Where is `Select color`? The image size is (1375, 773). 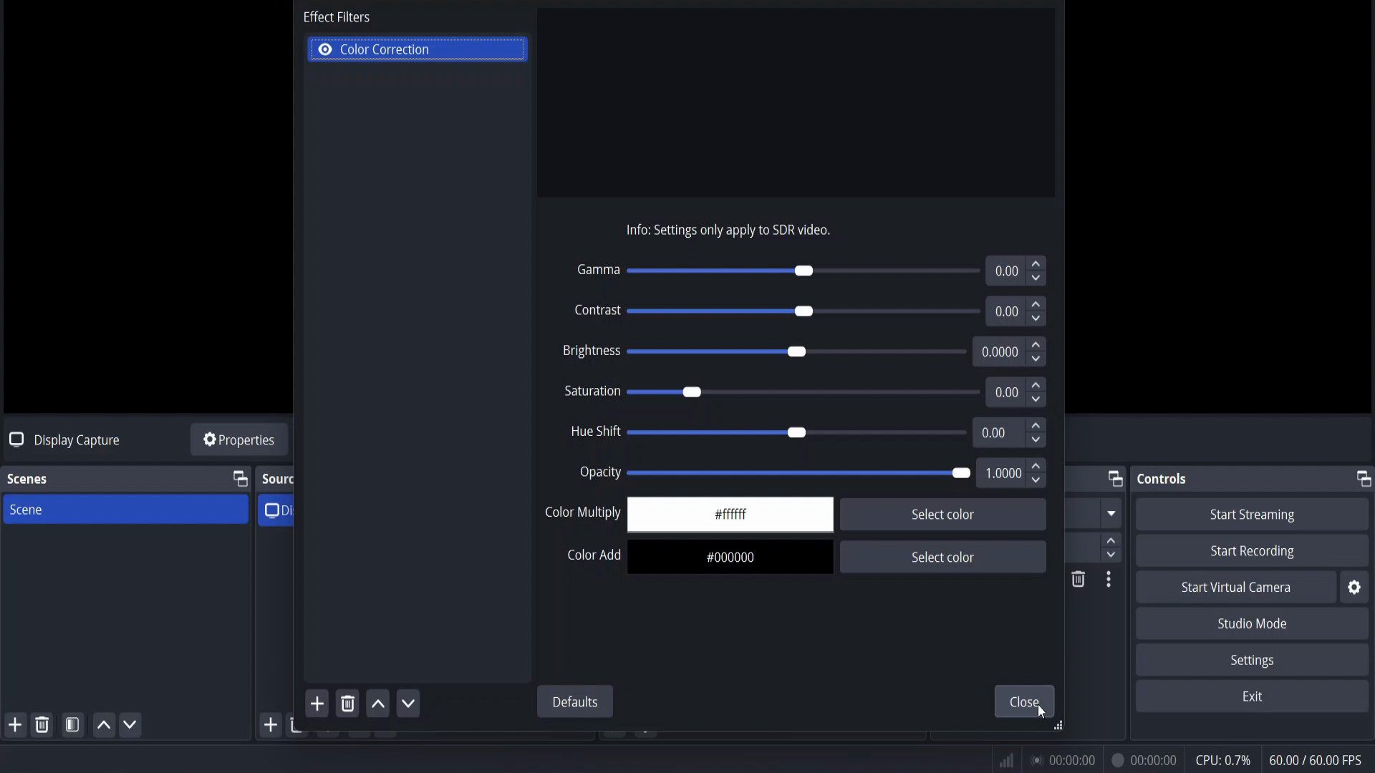
Select color is located at coordinates (943, 557).